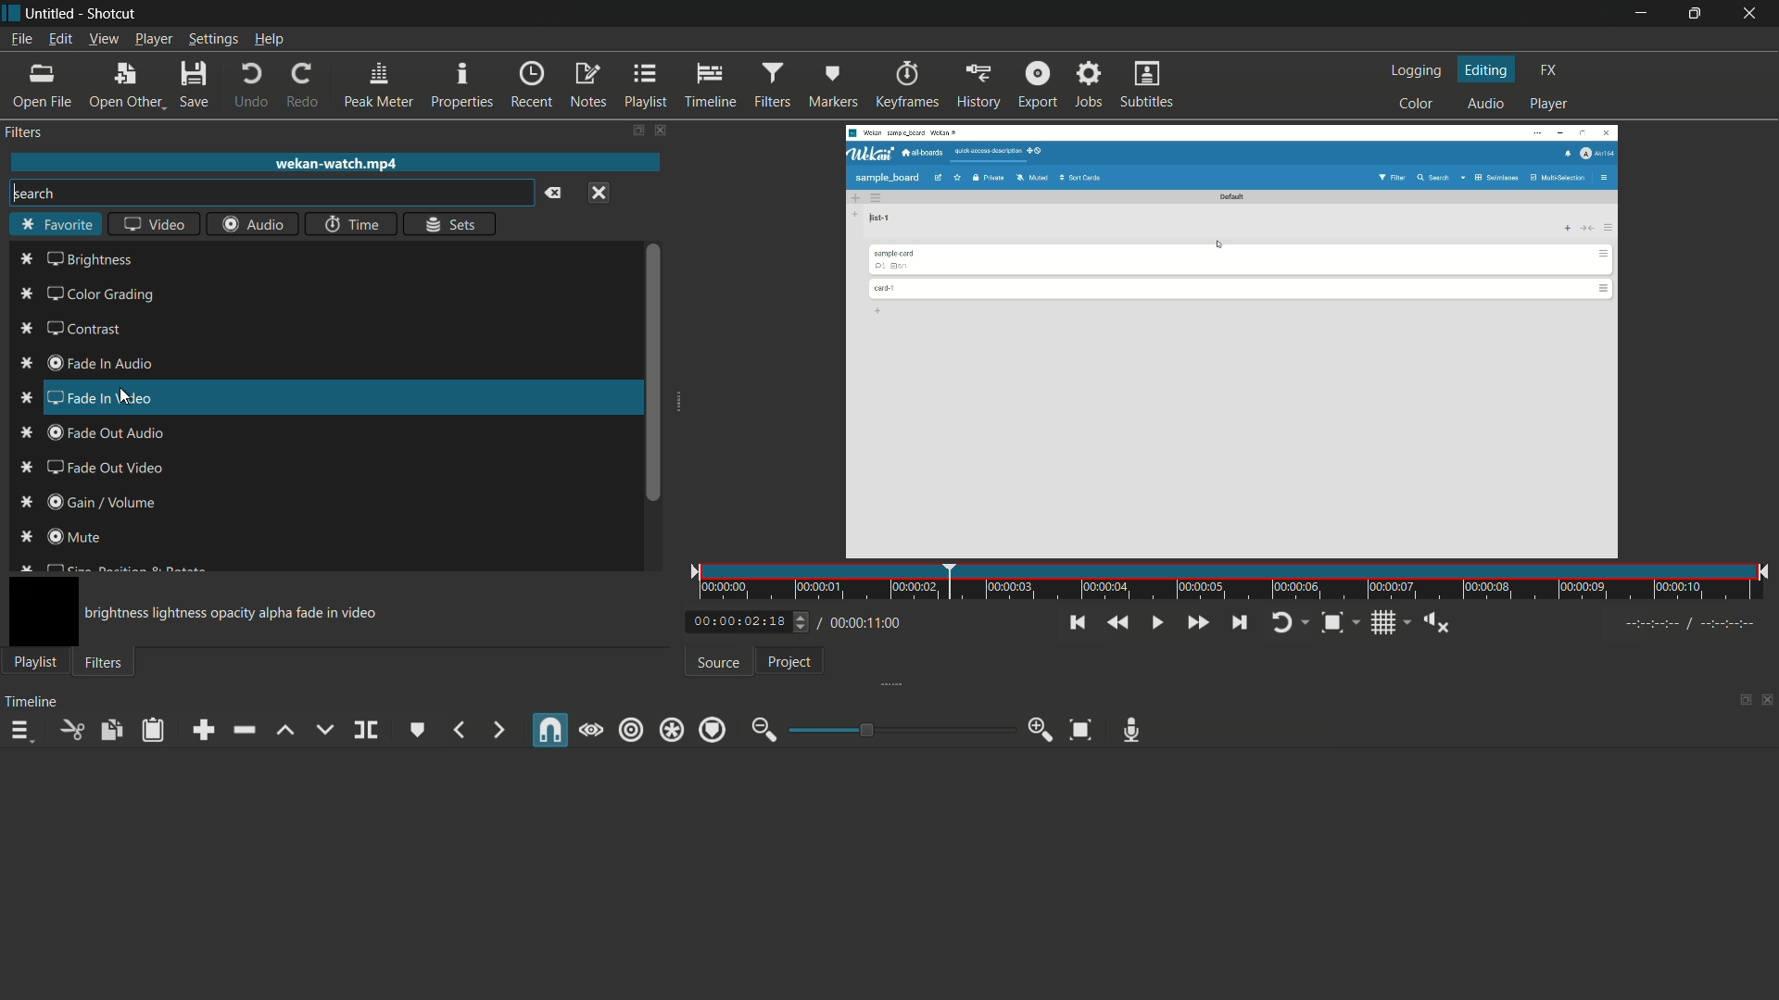  Describe the element at coordinates (461, 730) in the screenshot. I see `previous marker` at that location.